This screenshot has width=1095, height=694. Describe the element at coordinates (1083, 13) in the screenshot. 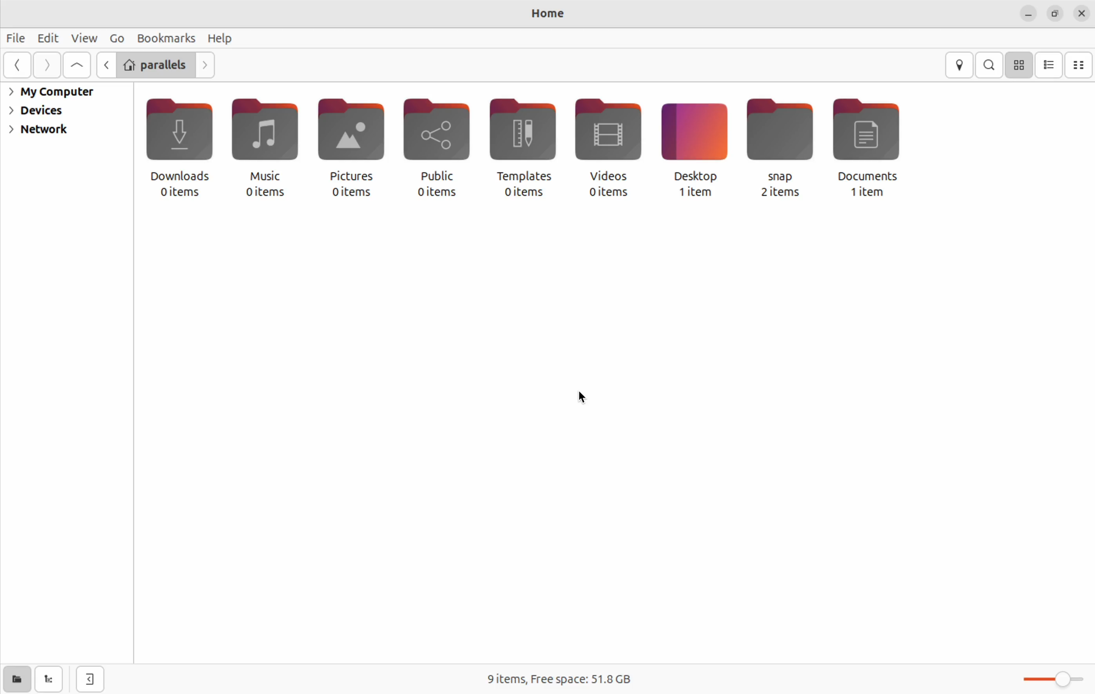

I see `close` at that location.